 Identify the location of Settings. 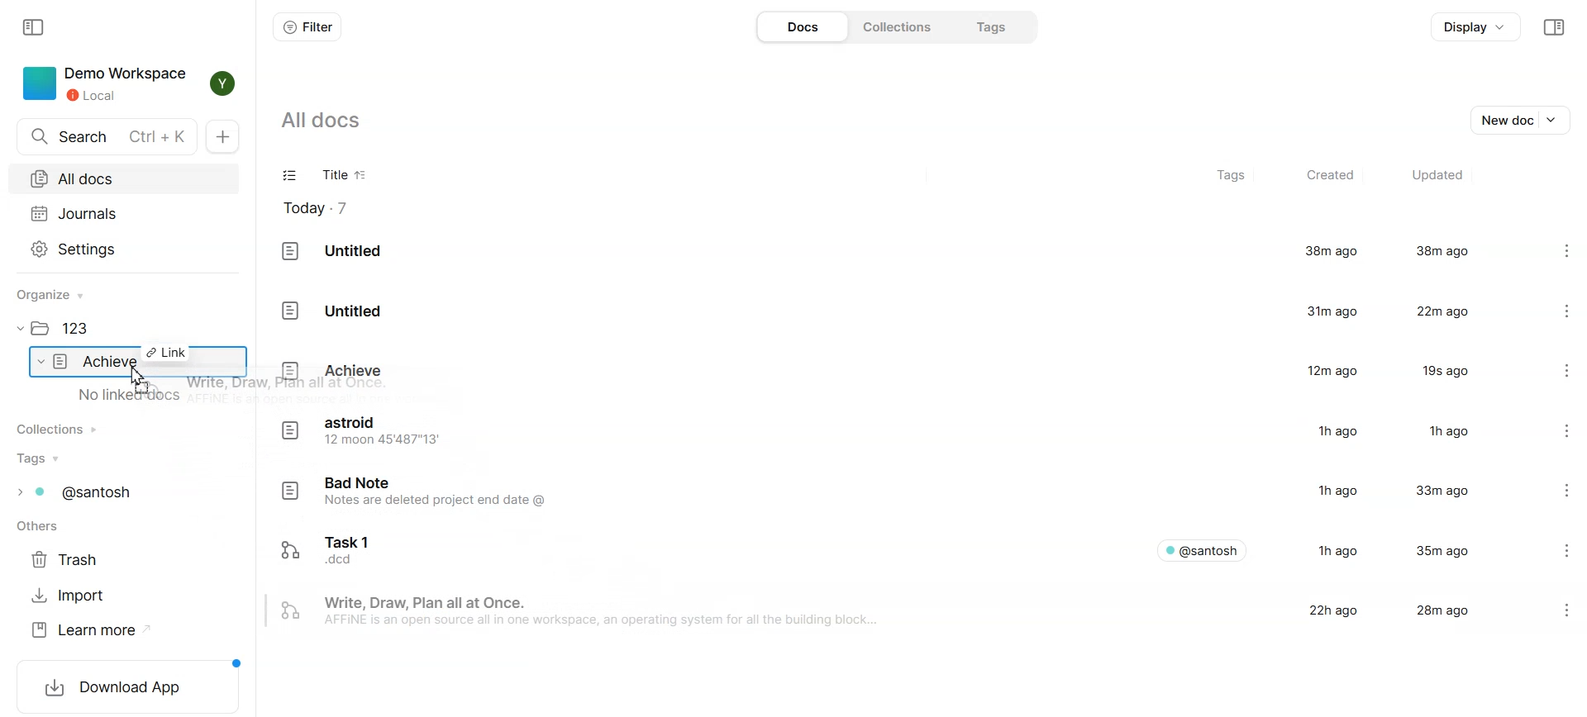
(1556, 493).